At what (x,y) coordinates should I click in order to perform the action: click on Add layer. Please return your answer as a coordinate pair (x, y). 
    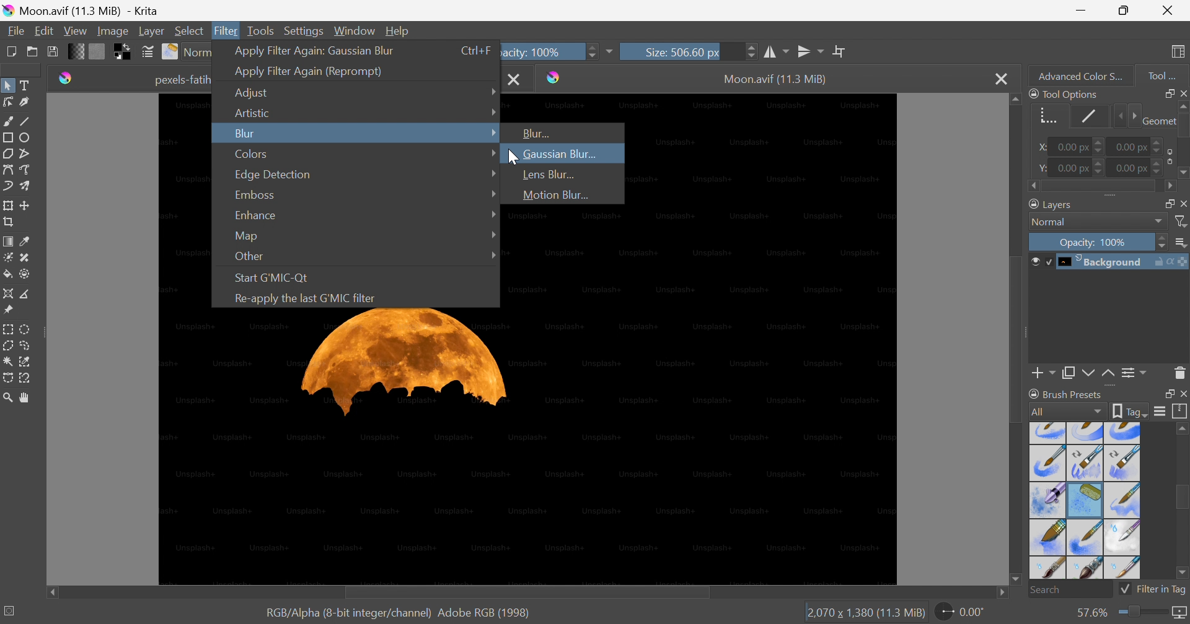
    Looking at the image, I should click on (1044, 375).